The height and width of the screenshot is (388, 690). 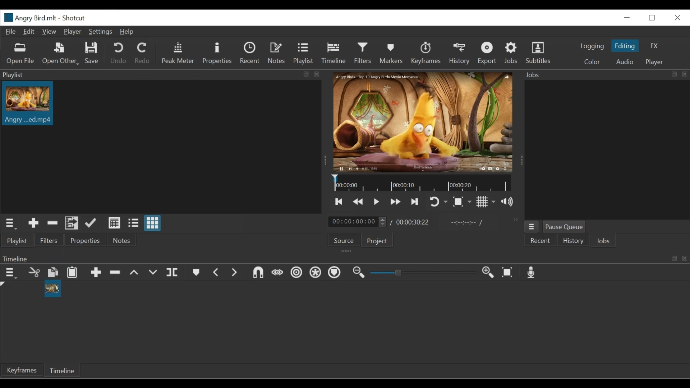 What do you see at coordinates (72, 273) in the screenshot?
I see `Paste` at bounding box center [72, 273].